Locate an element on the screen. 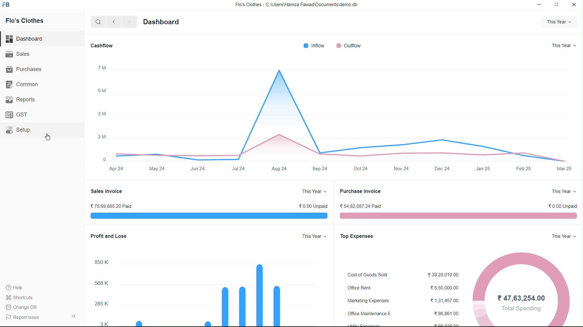 Image resolution: width=583 pixels, height=327 pixels. Report Issue is located at coordinates (25, 318).